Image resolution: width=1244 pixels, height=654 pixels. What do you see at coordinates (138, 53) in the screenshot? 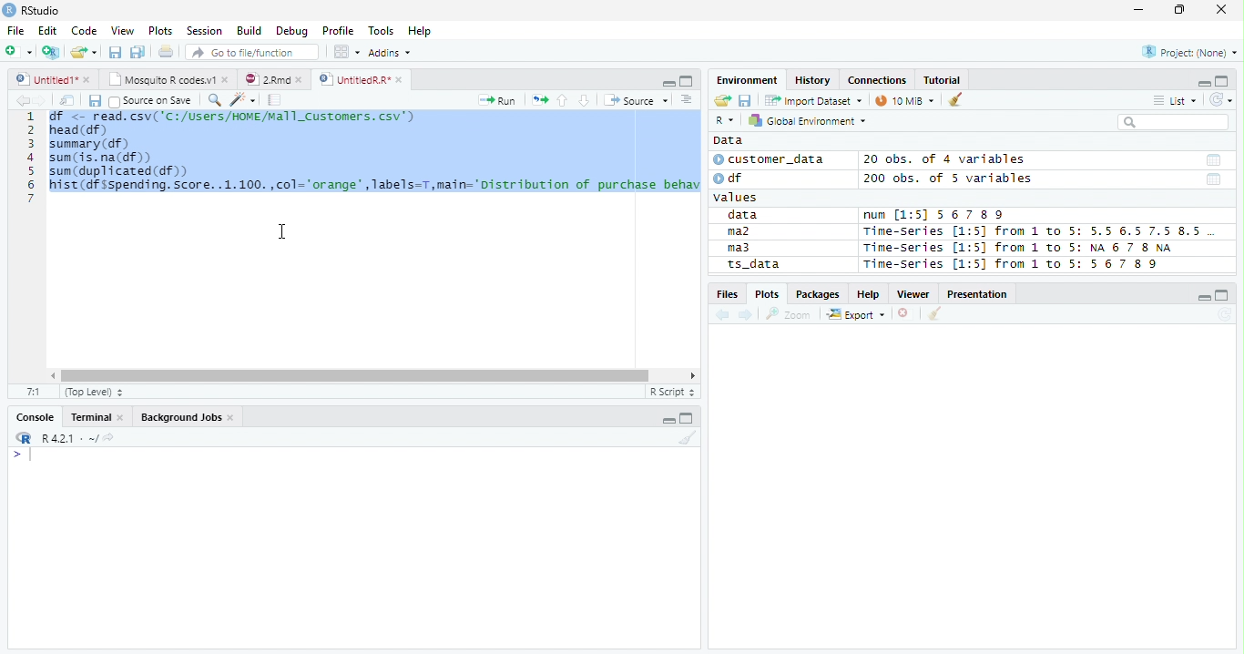
I see `Save all open documents` at bounding box center [138, 53].